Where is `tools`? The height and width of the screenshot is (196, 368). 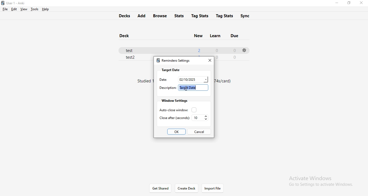 tools is located at coordinates (34, 9).